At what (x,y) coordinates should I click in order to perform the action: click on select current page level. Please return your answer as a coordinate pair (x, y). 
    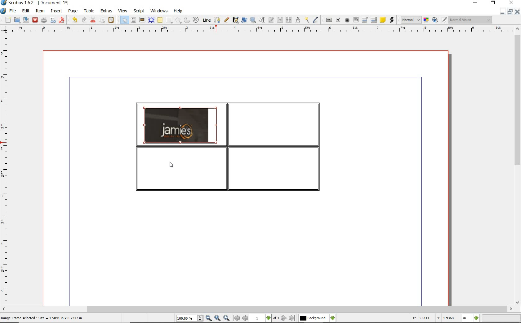
    Looking at the image, I should click on (265, 318).